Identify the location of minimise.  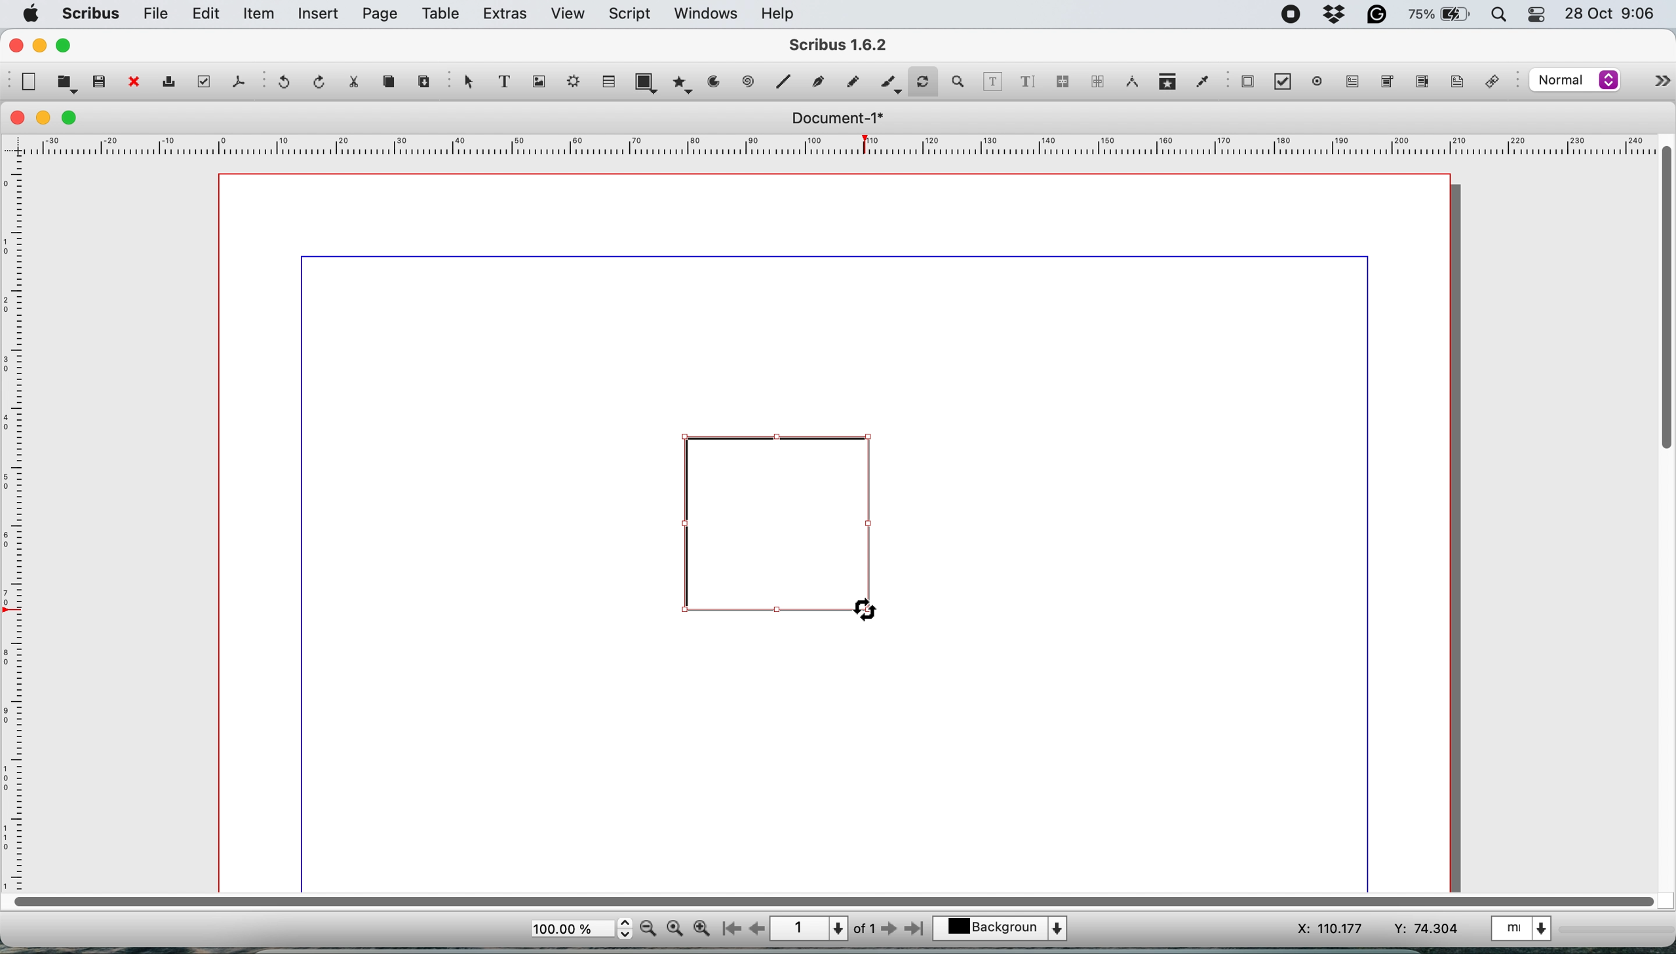
(41, 47).